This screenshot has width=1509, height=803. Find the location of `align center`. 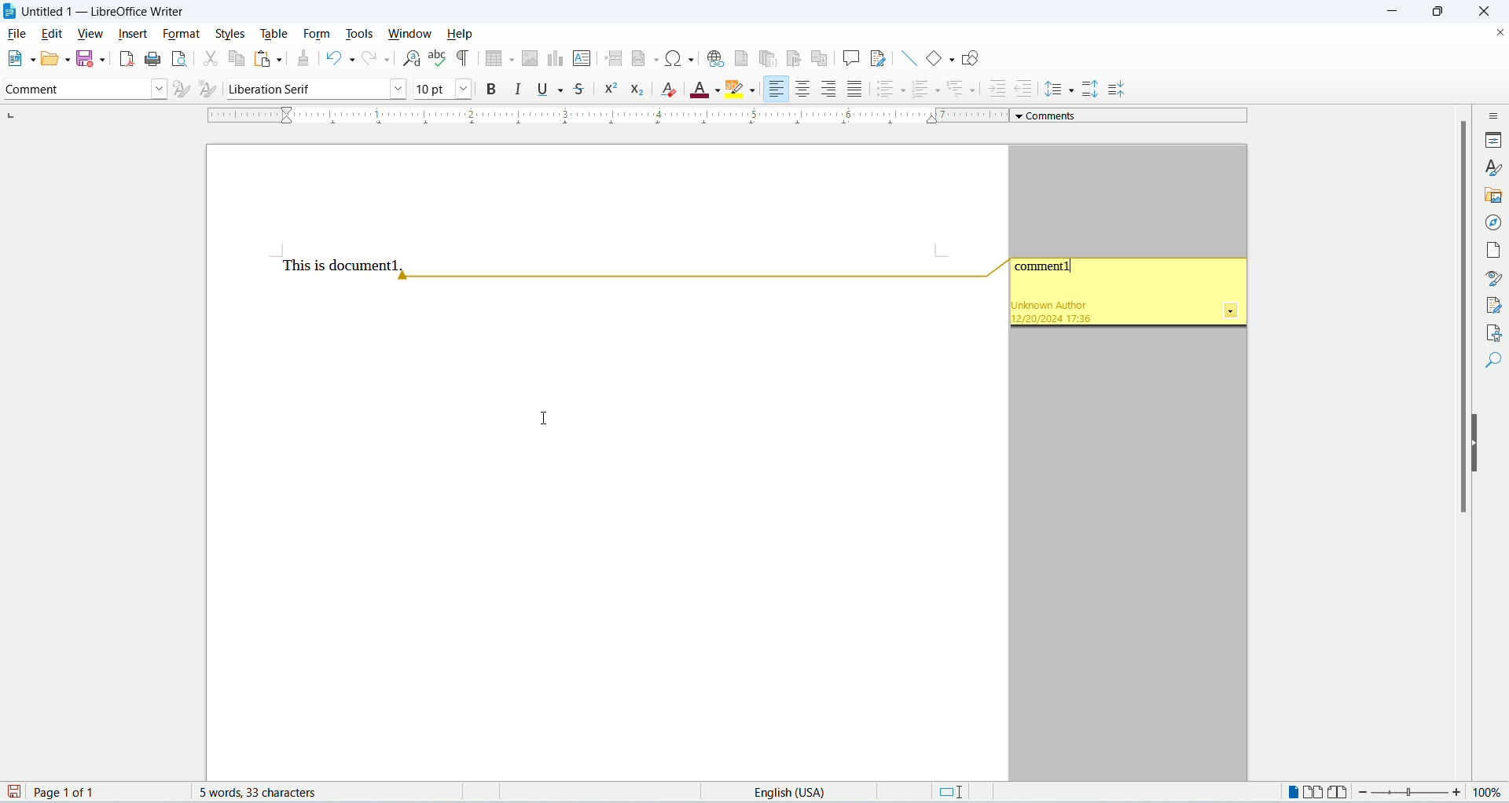

align center is located at coordinates (803, 89).